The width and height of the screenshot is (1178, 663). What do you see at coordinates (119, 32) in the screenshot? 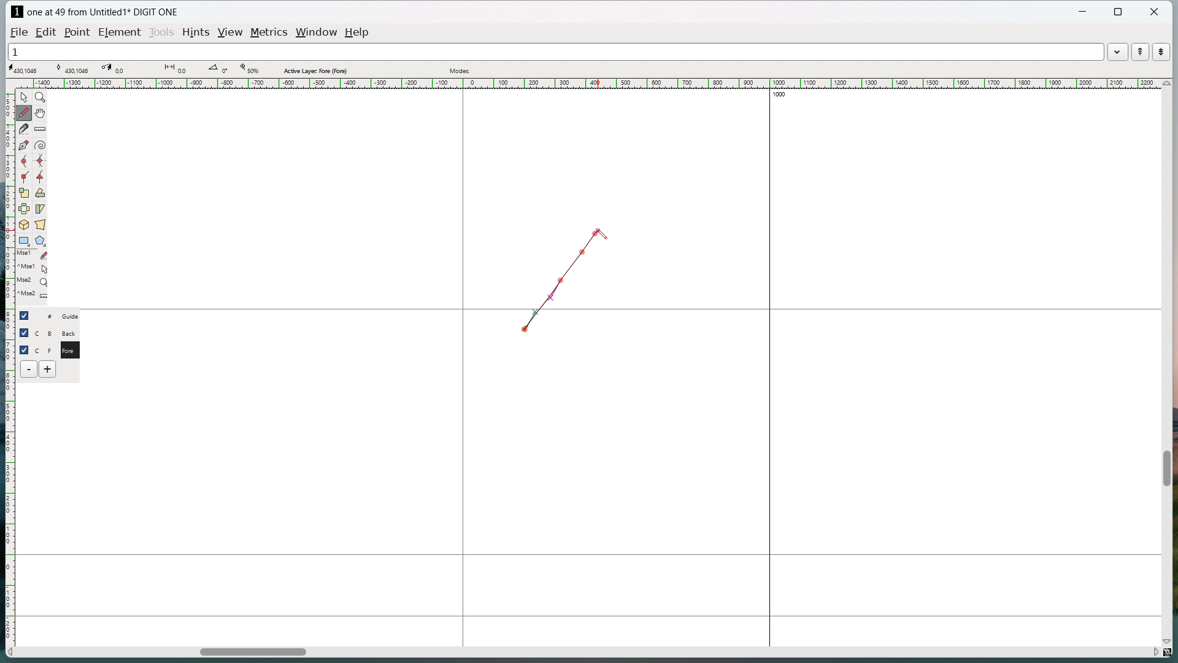
I see `element` at bounding box center [119, 32].